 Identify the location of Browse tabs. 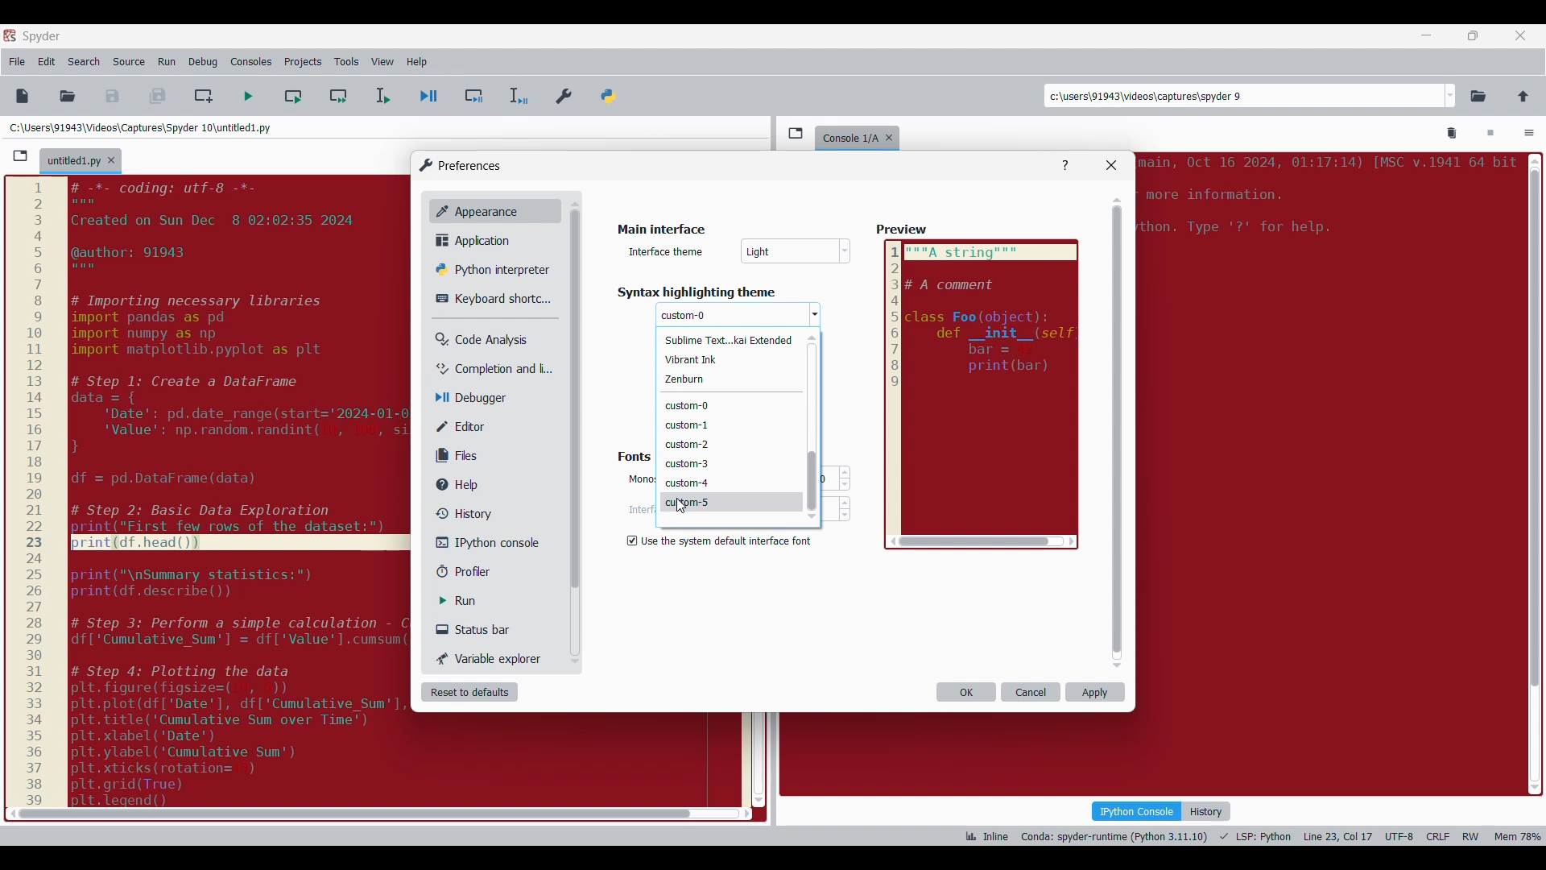
(20, 156).